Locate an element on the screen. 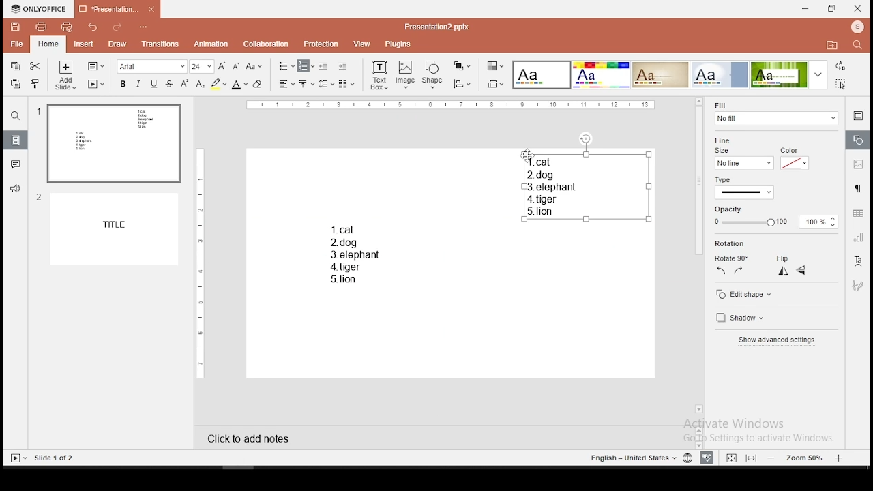 The image size is (873, 491). collaboration is located at coordinates (266, 44).